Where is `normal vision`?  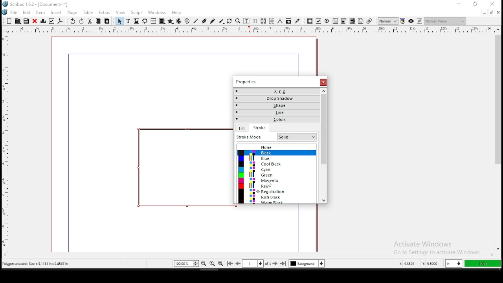 normal vision is located at coordinates (445, 21).